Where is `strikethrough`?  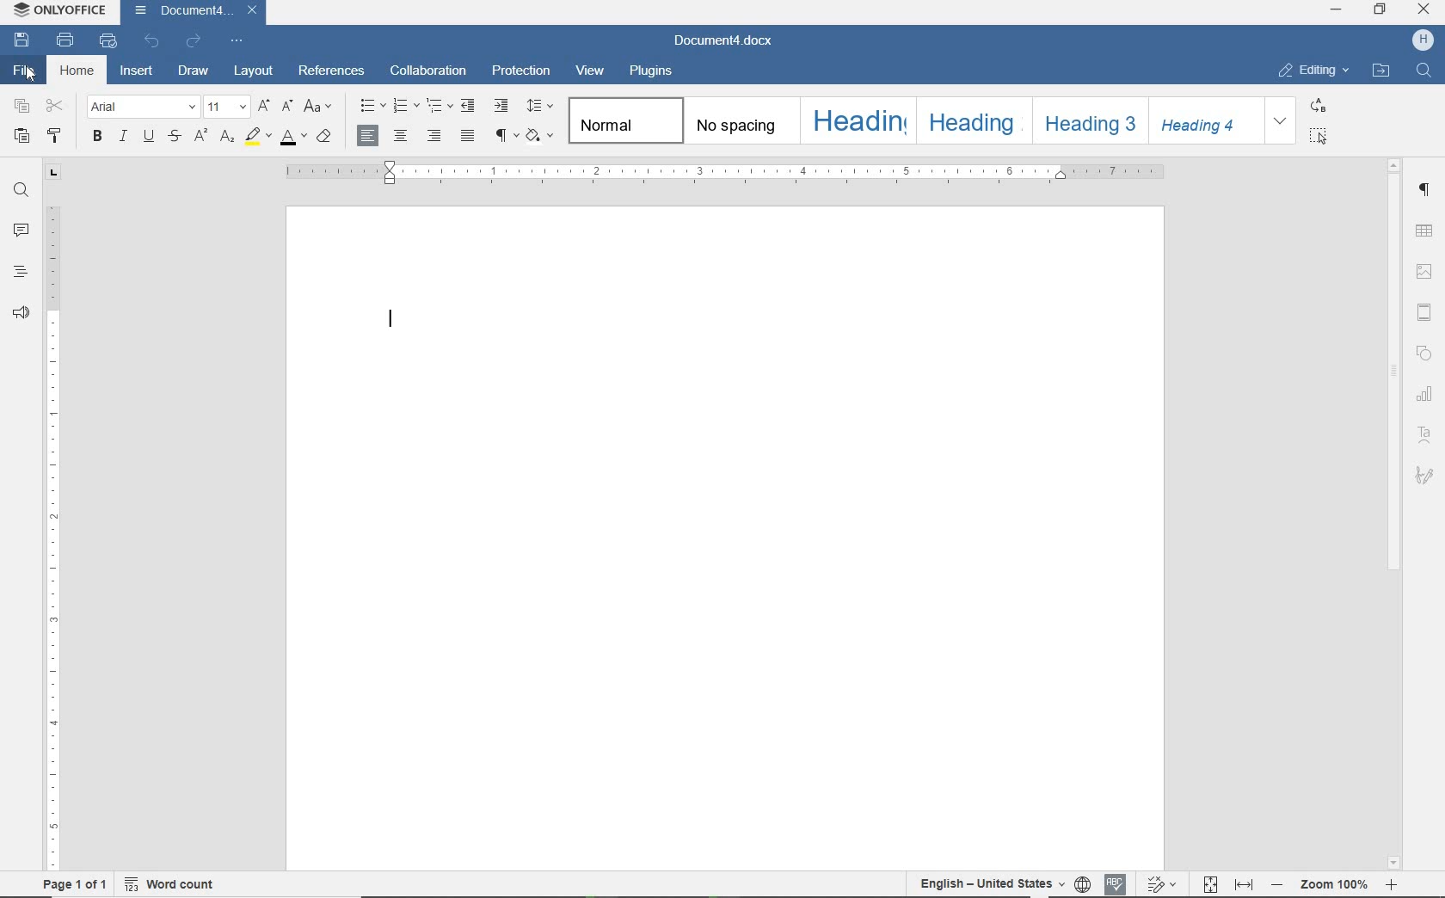
strikethrough is located at coordinates (175, 138).